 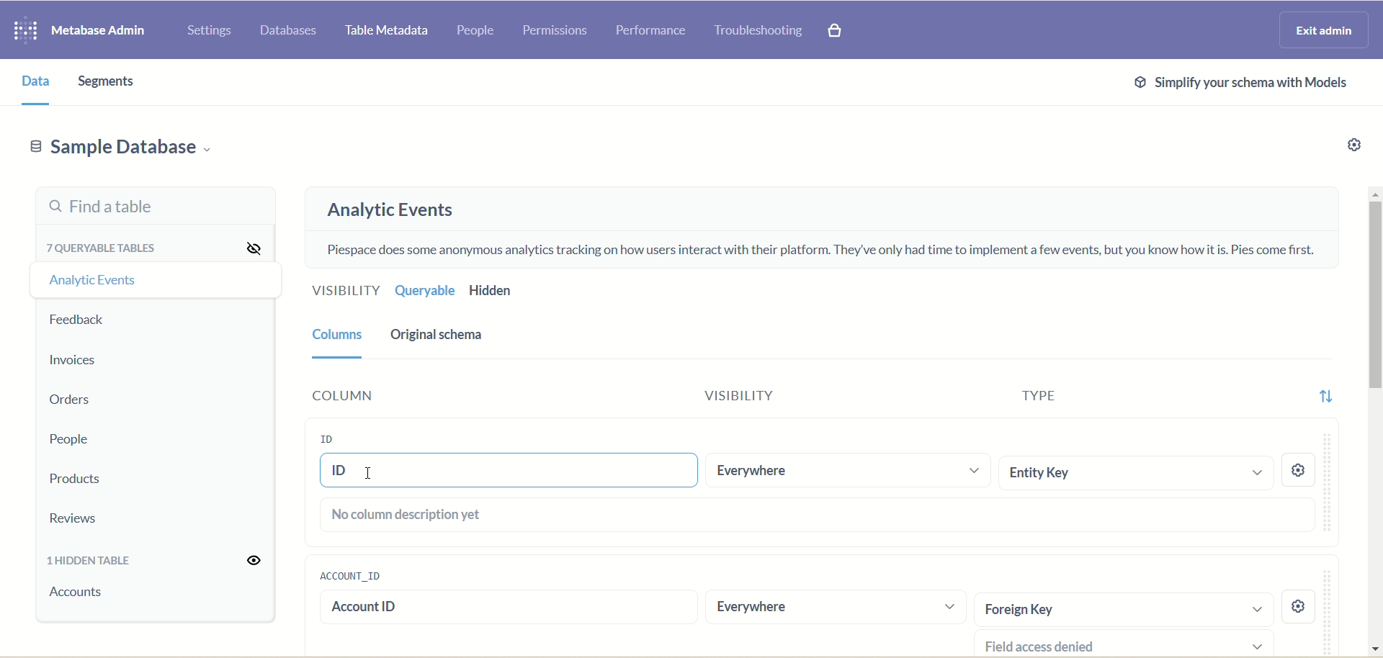 I want to click on Sort, so click(x=1330, y=394).